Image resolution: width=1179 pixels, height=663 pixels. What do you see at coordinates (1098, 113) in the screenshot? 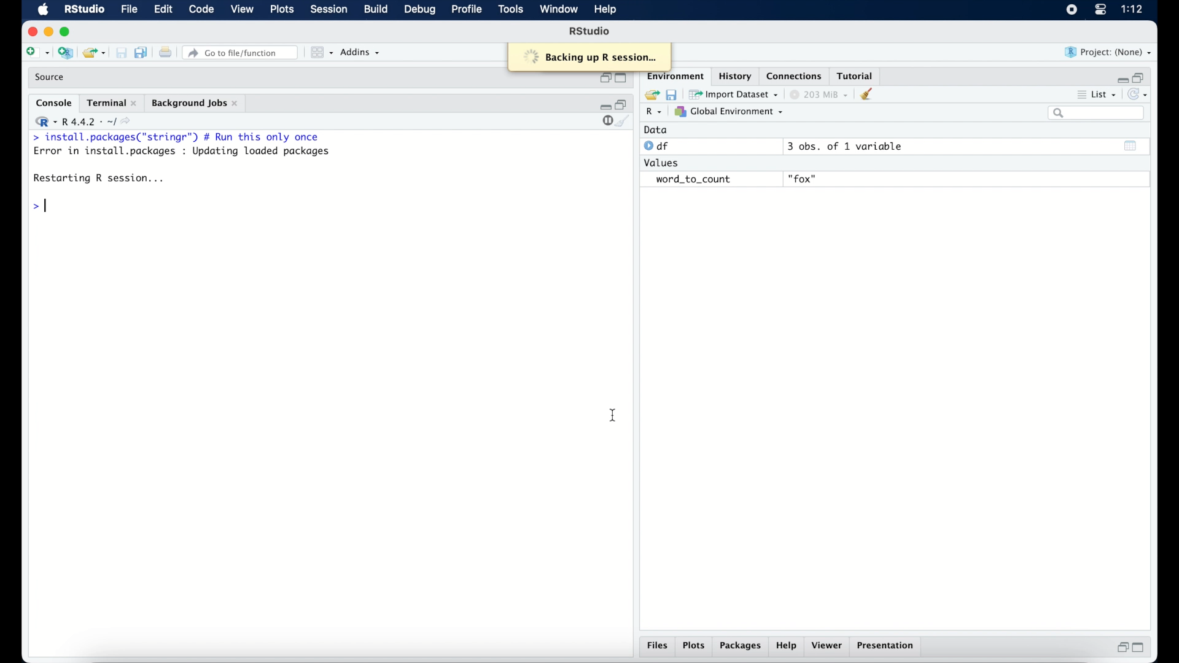
I see `search bar` at bounding box center [1098, 113].